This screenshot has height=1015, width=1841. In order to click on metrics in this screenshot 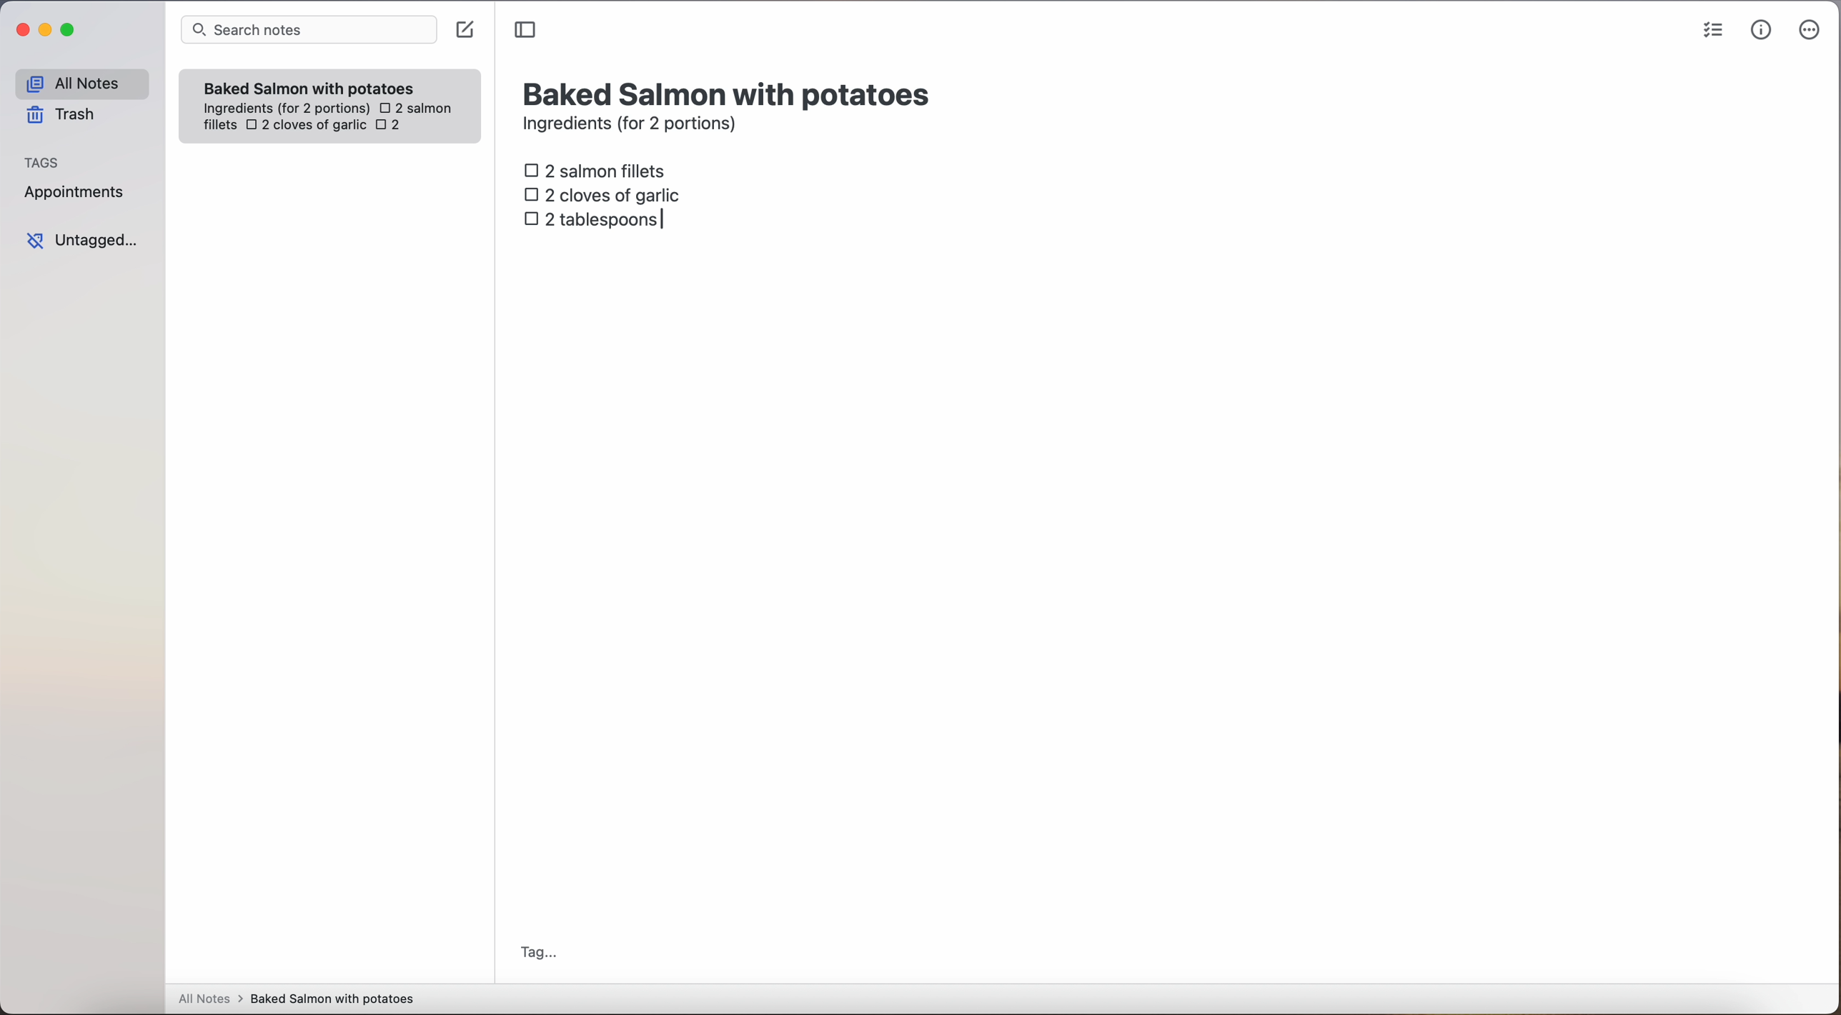, I will do `click(1762, 29)`.